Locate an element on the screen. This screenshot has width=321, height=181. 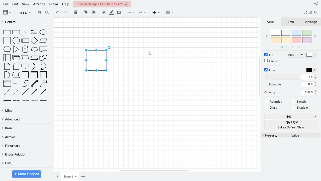
parallelogram is located at coordinates (43, 41).